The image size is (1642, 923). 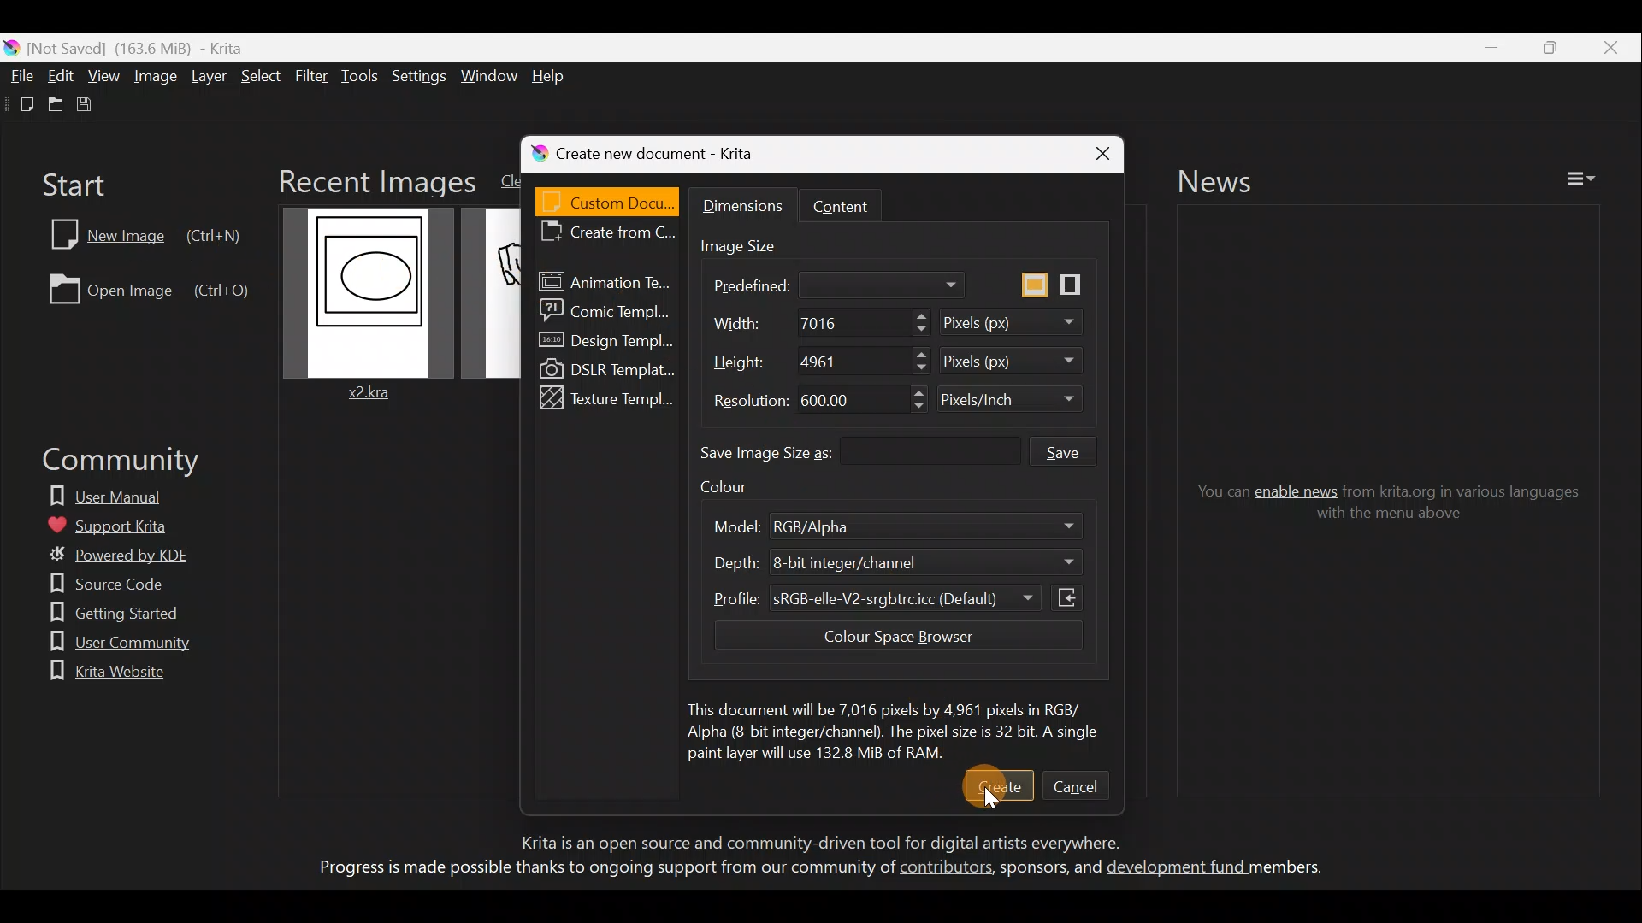 I want to click on Landscape, so click(x=1032, y=283).